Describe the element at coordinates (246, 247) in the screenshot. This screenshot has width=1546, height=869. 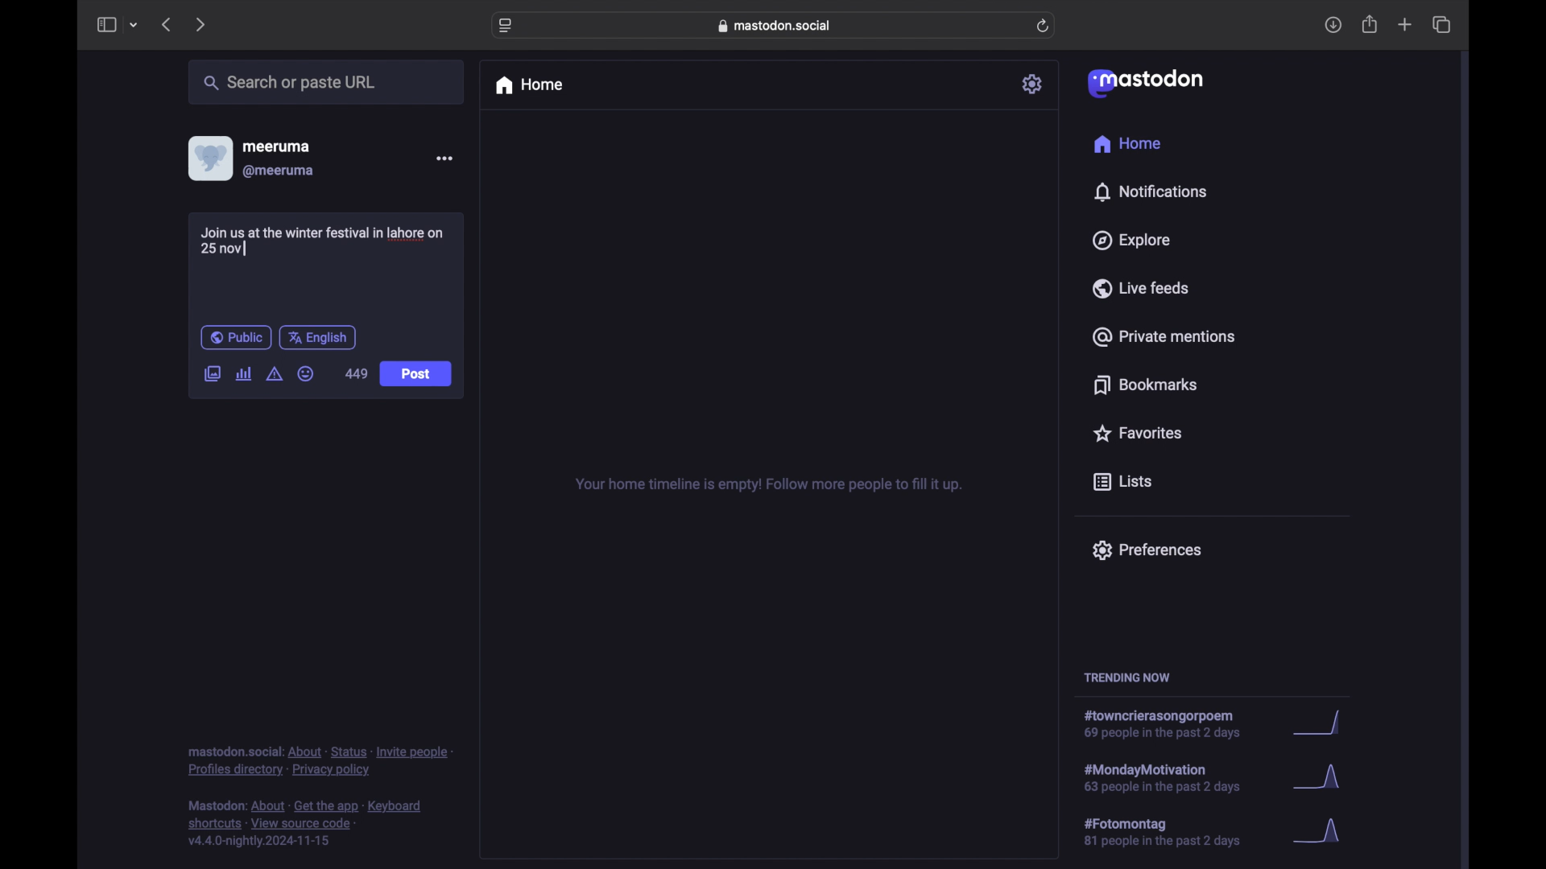
I see `text cursor` at that location.